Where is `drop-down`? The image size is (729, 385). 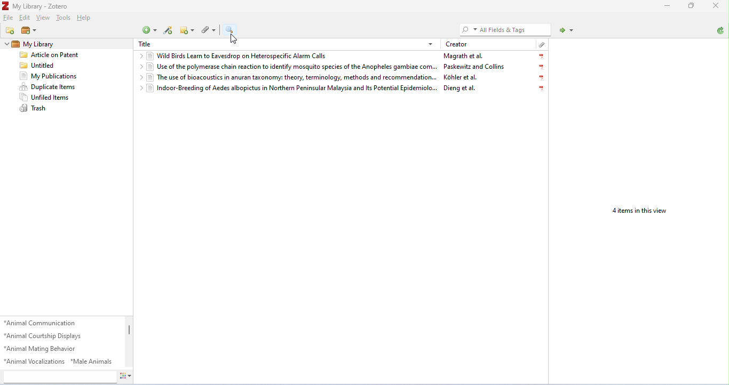 drop-down is located at coordinates (6, 44).